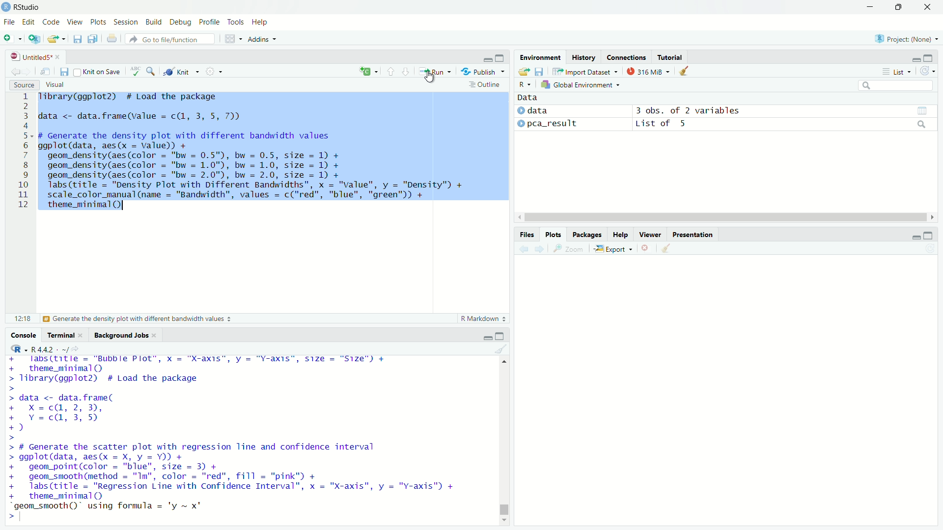 This screenshot has height=530, width=943. I want to click on R Markdown, so click(485, 318).